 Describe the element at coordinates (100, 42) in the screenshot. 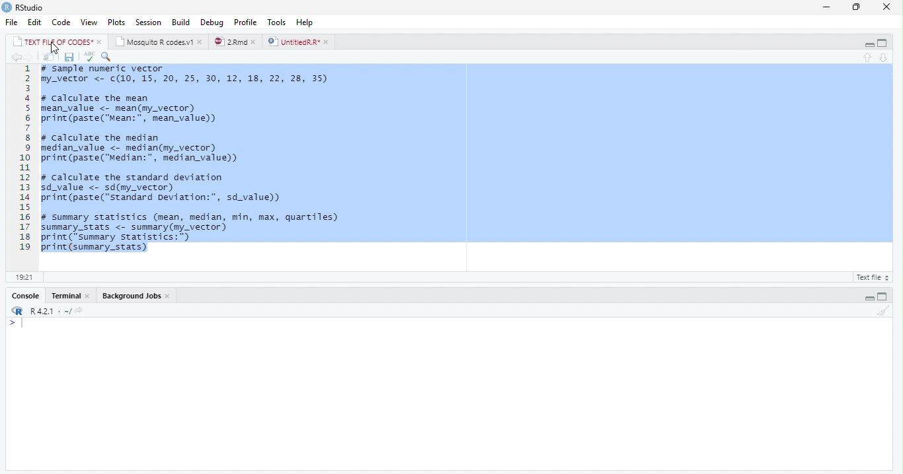

I see `close` at that location.